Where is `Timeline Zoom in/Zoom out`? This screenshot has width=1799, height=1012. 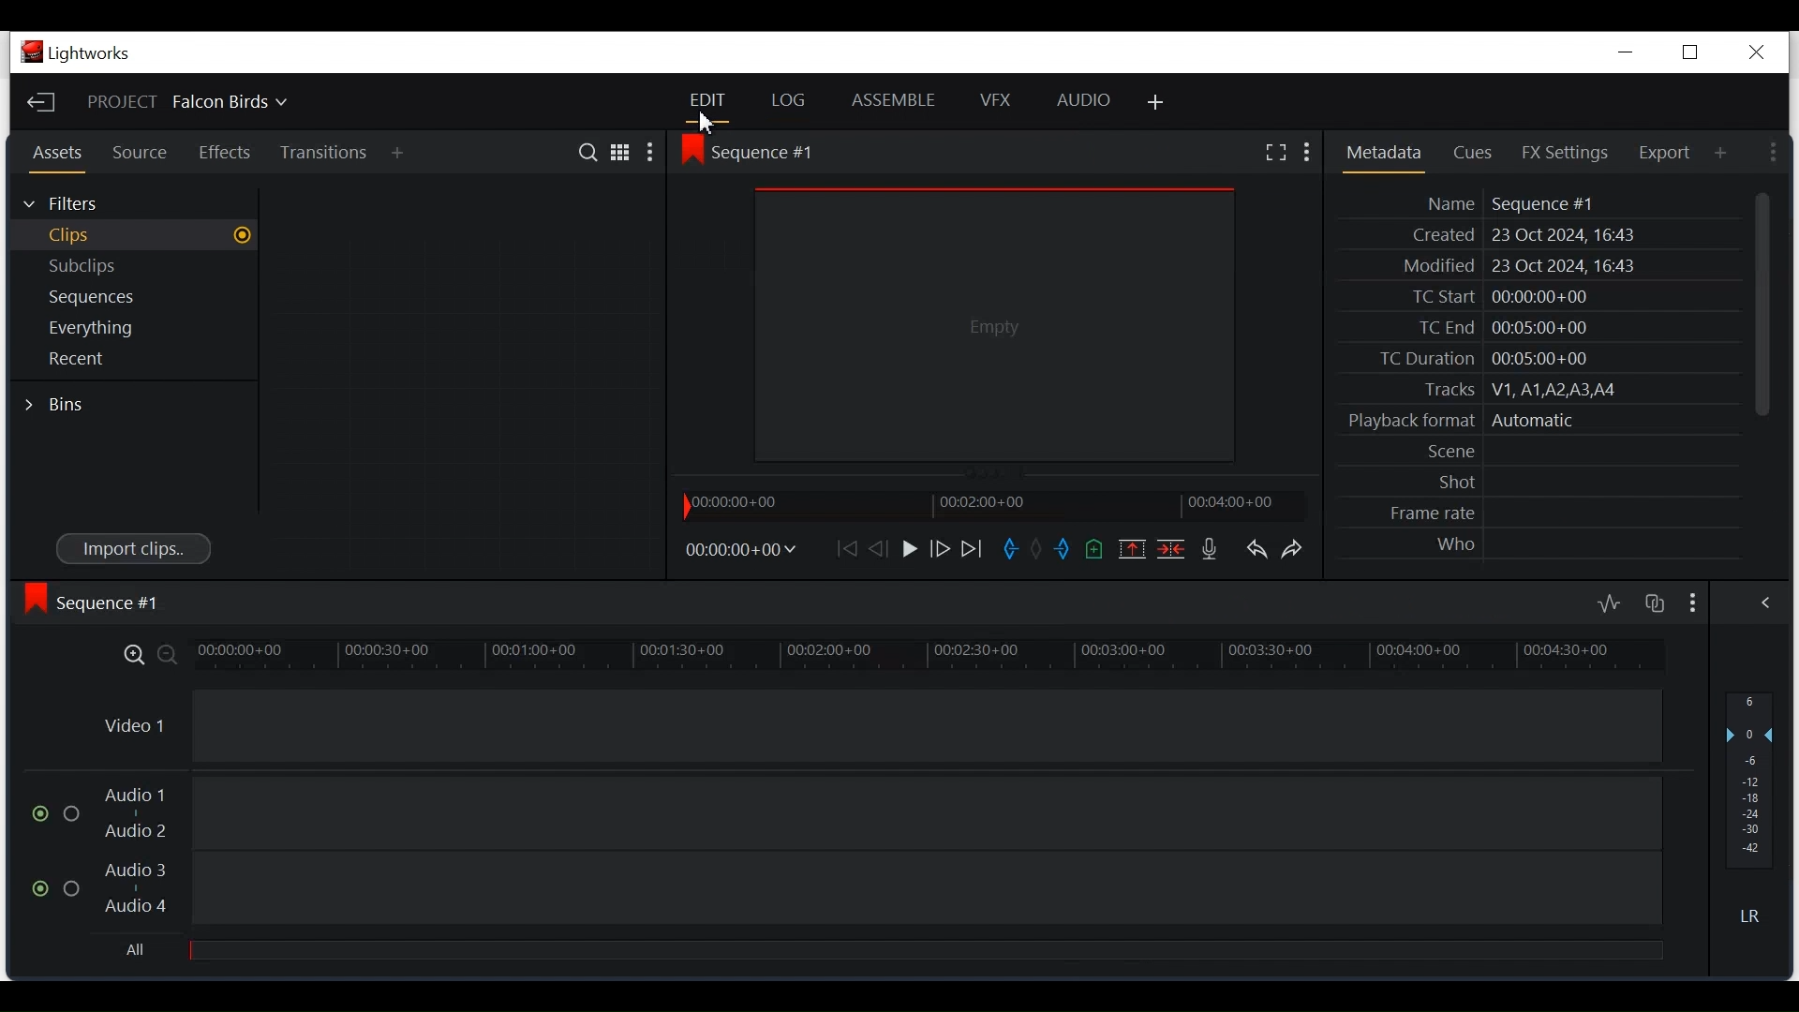
Timeline Zoom in/Zoom out is located at coordinates (844, 653).